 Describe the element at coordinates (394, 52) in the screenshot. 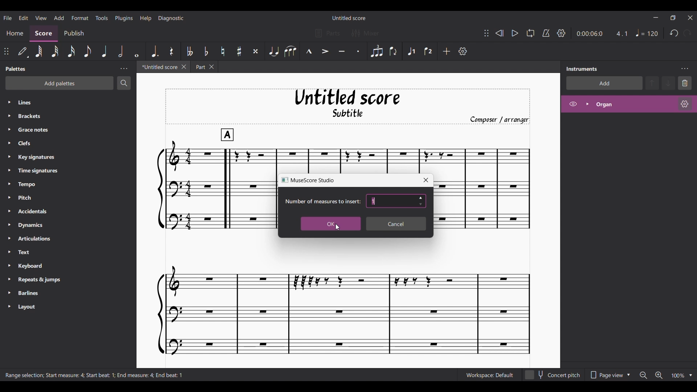

I see `Flip direction` at that location.